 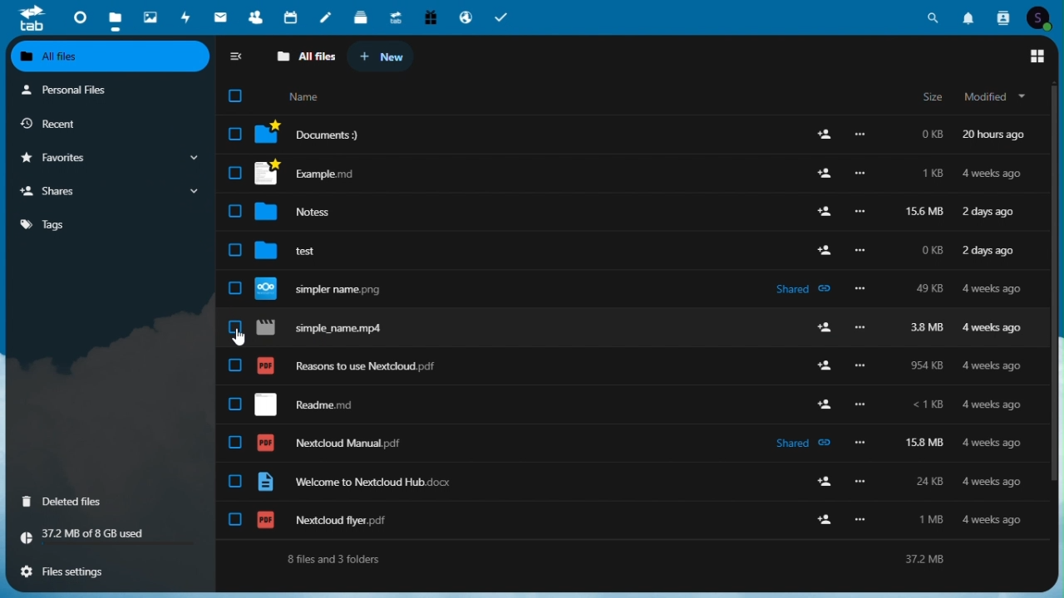 I want to click on Favourite, so click(x=109, y=158).